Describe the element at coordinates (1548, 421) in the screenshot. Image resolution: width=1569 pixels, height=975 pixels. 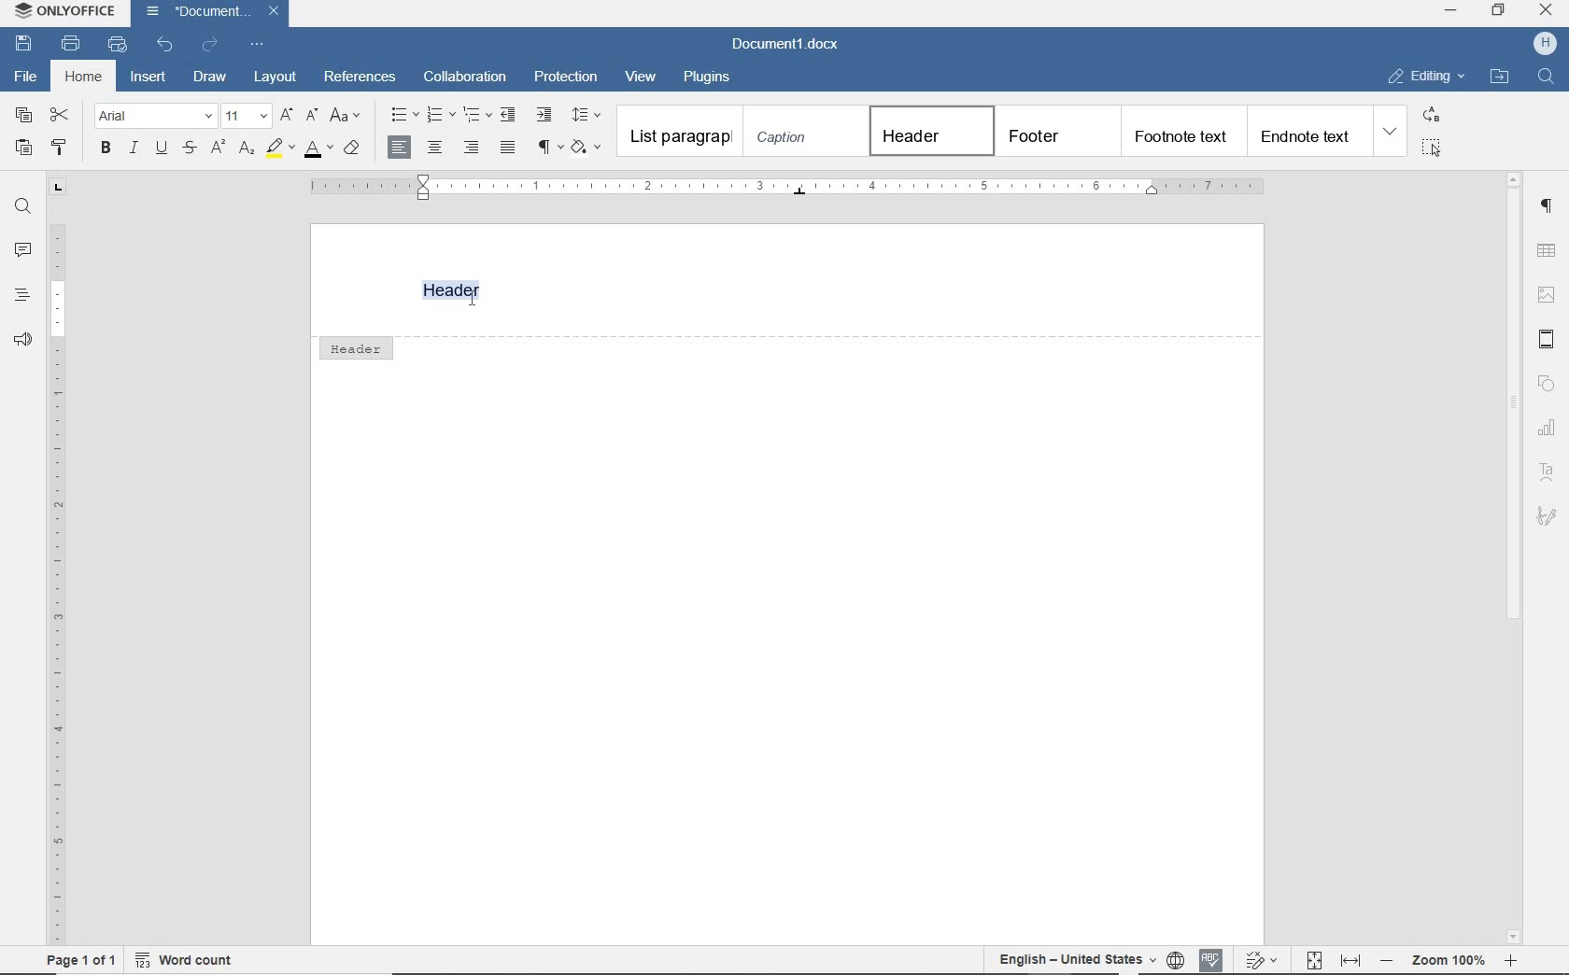
I see `chart` at that location.